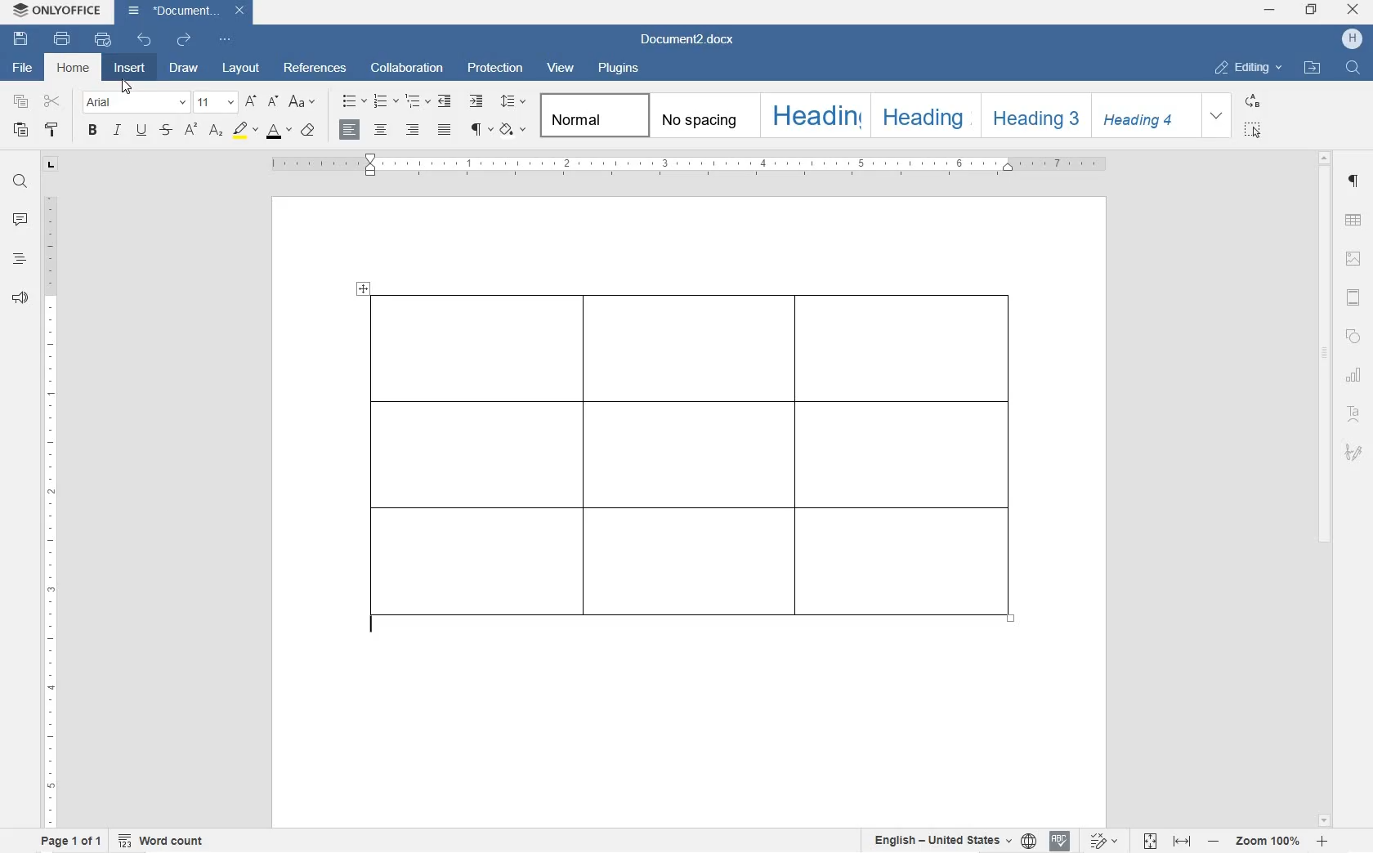  What do you see at coordinates (20, 259) in the screenshot?
I see `headings` at bounding box center [20, 259].